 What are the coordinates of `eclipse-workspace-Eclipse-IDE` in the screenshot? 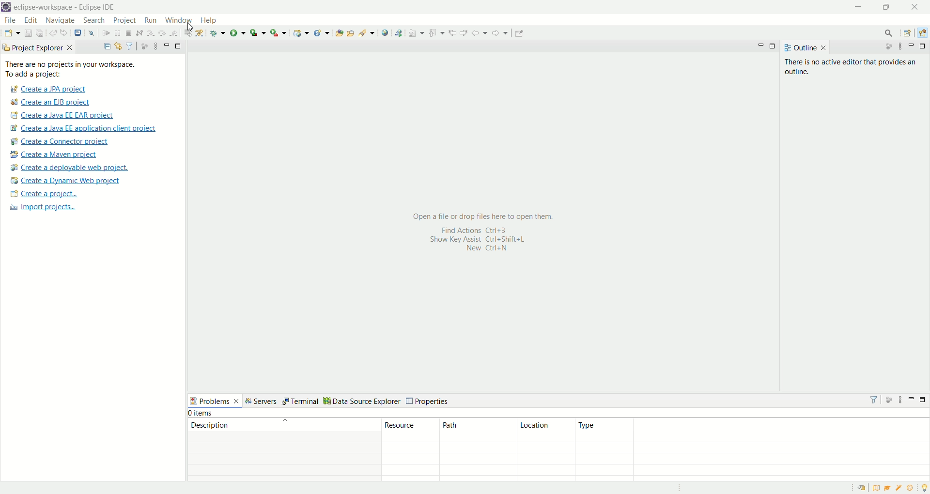 It's located at (69, 10).